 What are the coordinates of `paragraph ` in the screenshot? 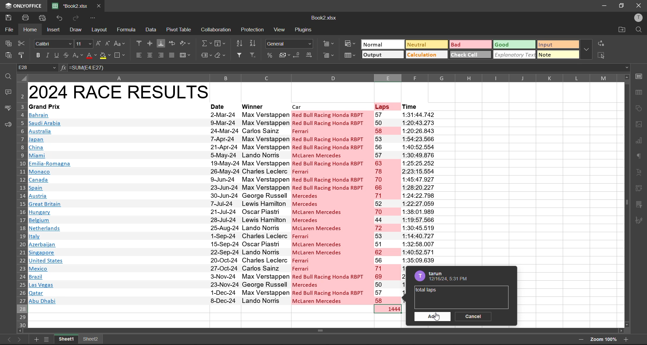 It's located at (639, 157).